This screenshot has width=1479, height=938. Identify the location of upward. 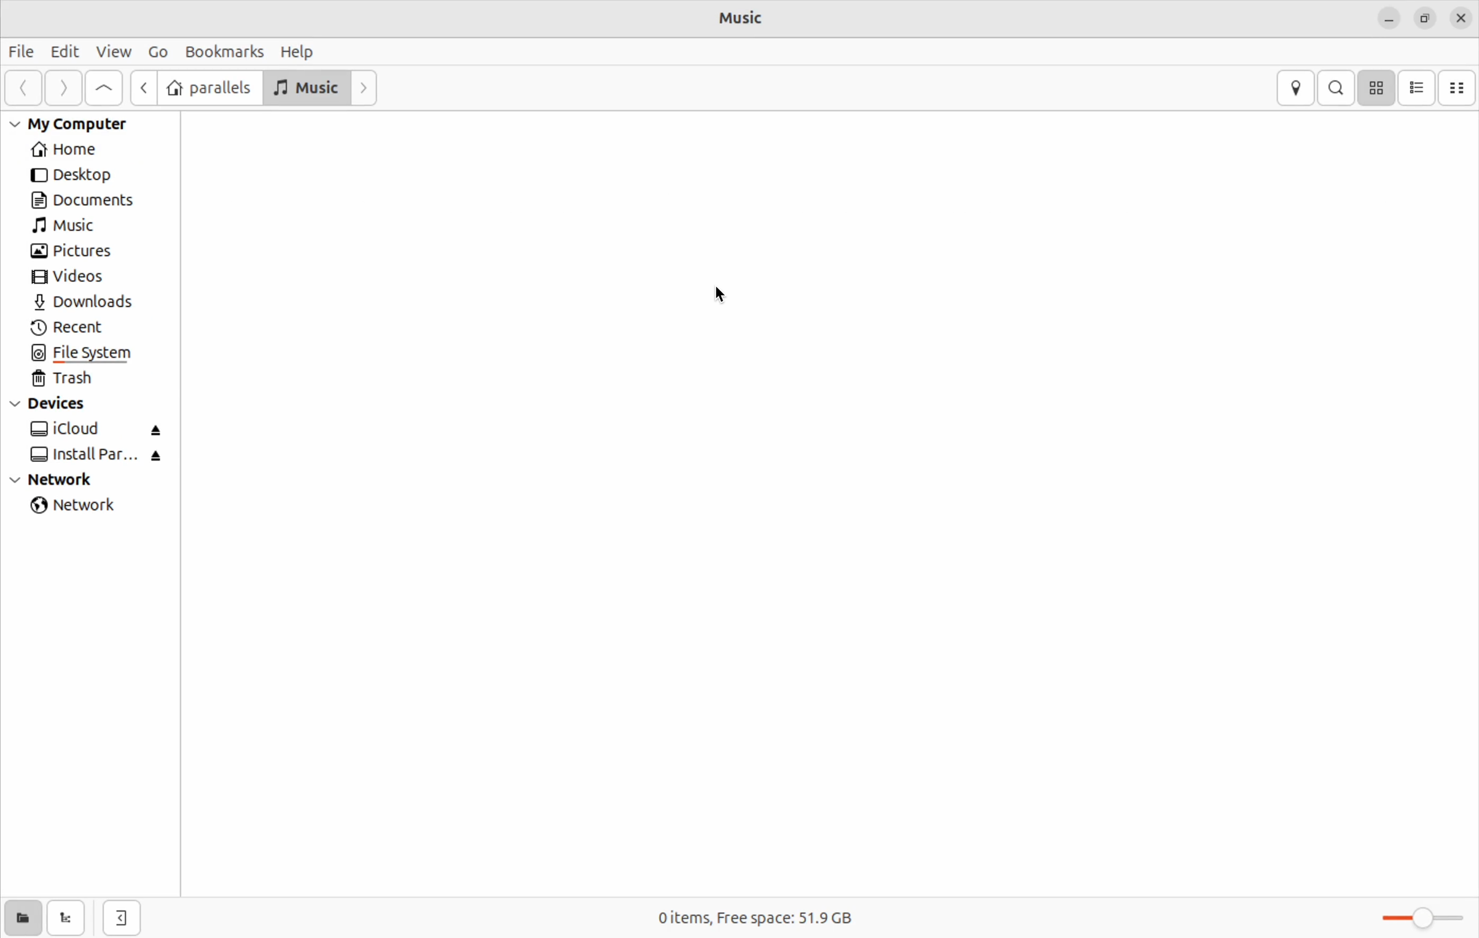
(105, 88).